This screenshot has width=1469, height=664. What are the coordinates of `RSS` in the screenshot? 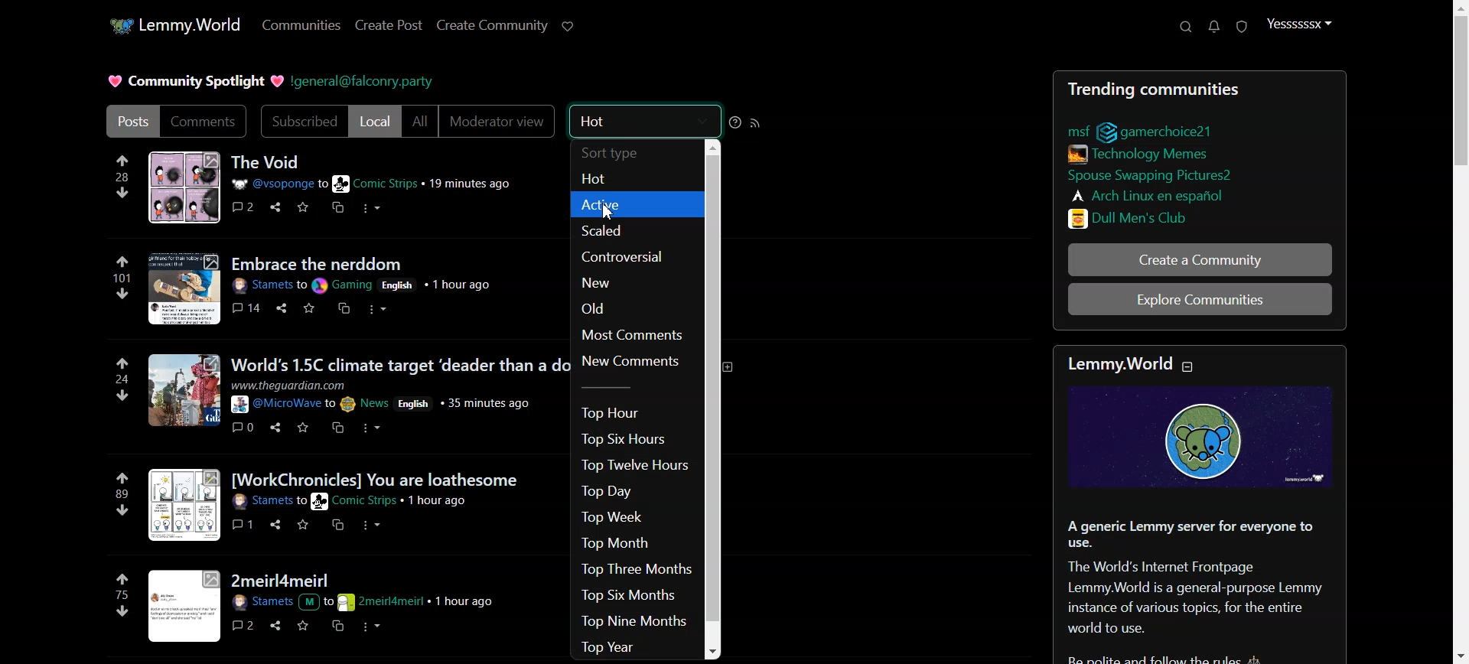 It's located at (756, 122).